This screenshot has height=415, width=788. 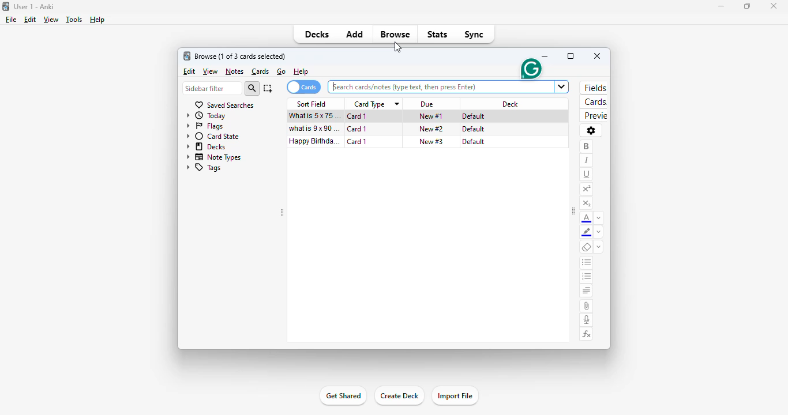 What do you see at coordinates (204, 127) in the screenshot?
I see `flags` at bounding box center [204, 127].